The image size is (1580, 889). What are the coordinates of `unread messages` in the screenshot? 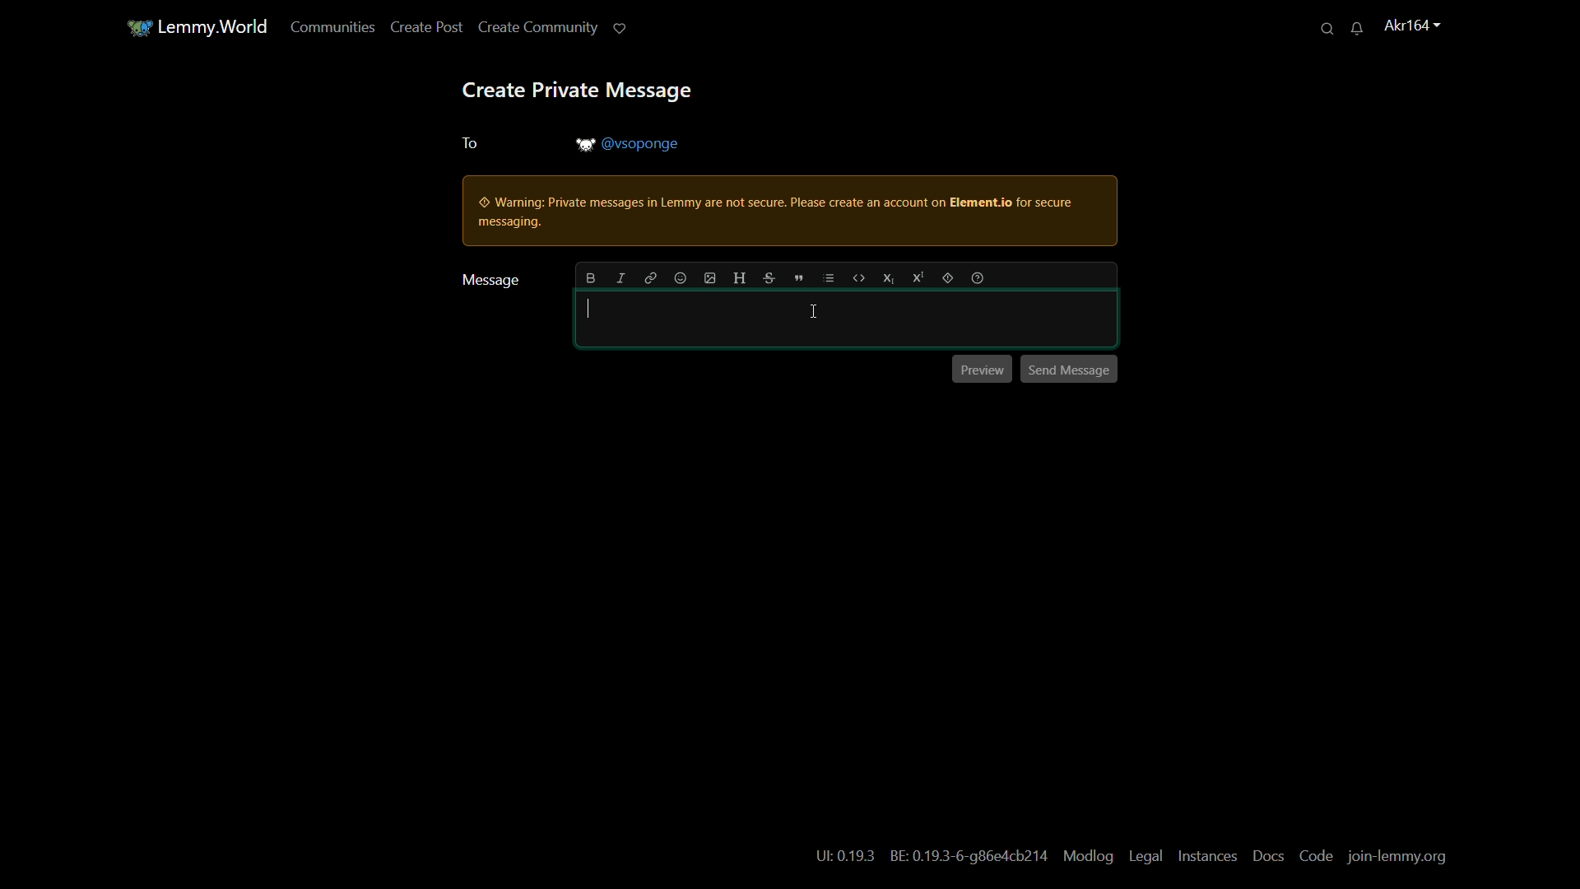 It's located at (1350, 27).